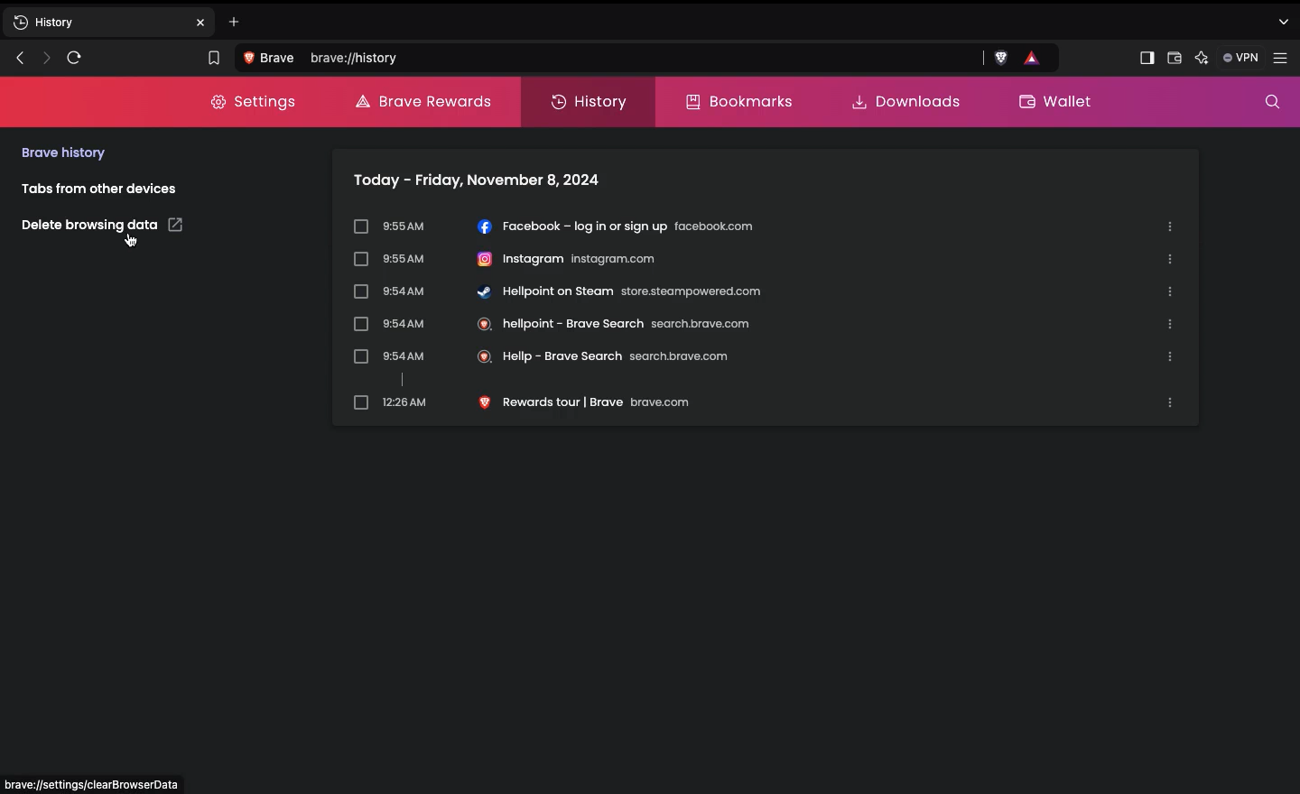  Describe the element at coordinates (237, 19) in the screenshot. I see `Add new tab` at that location.